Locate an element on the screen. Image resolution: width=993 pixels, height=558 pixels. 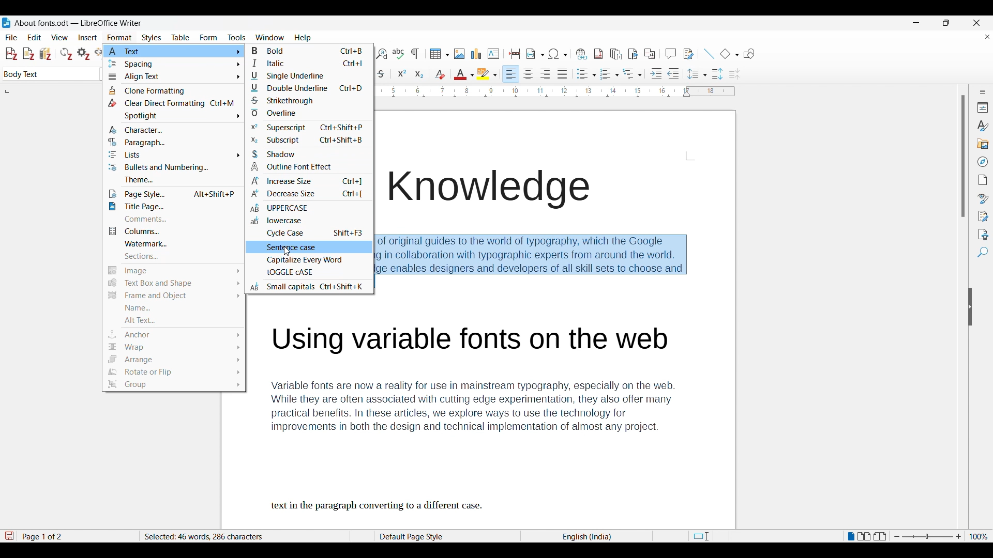
Image is located at coordinates (173, 270).